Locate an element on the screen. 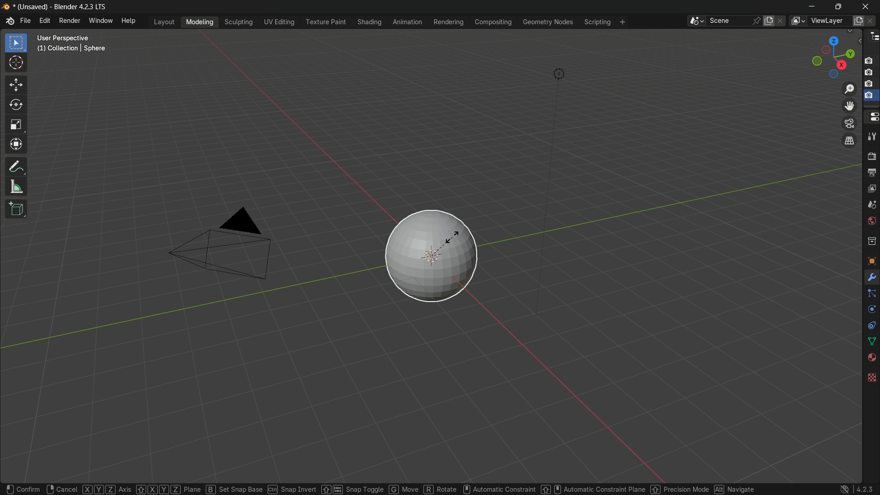  cancel XYZ is located at coordinates (82, 488).